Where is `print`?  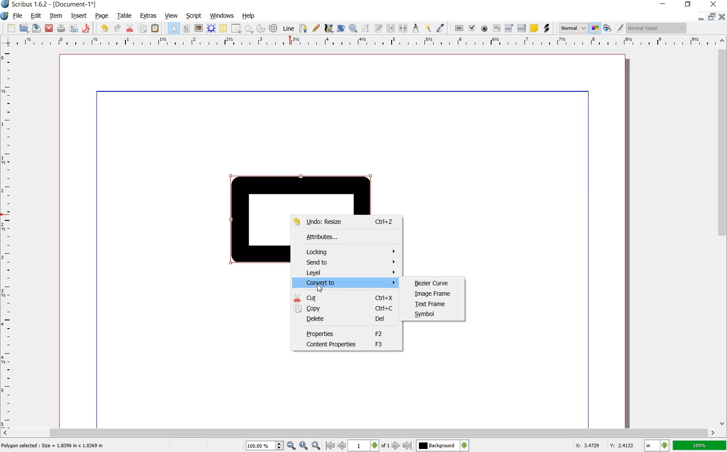
print is located at coordinates (61, 29).